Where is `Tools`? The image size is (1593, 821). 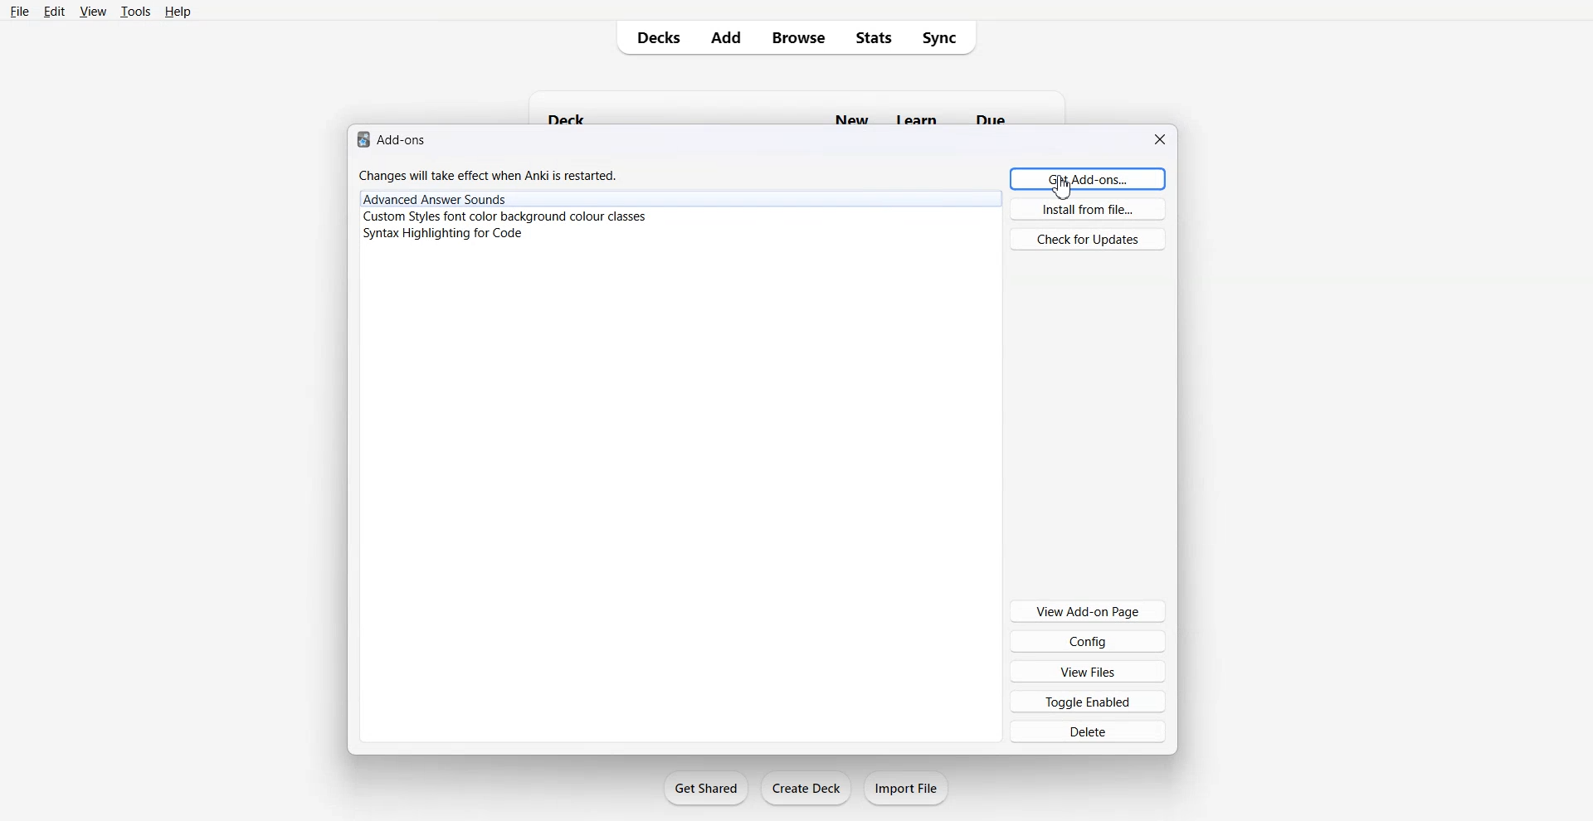 Tools is located at coordinates (135, 11).